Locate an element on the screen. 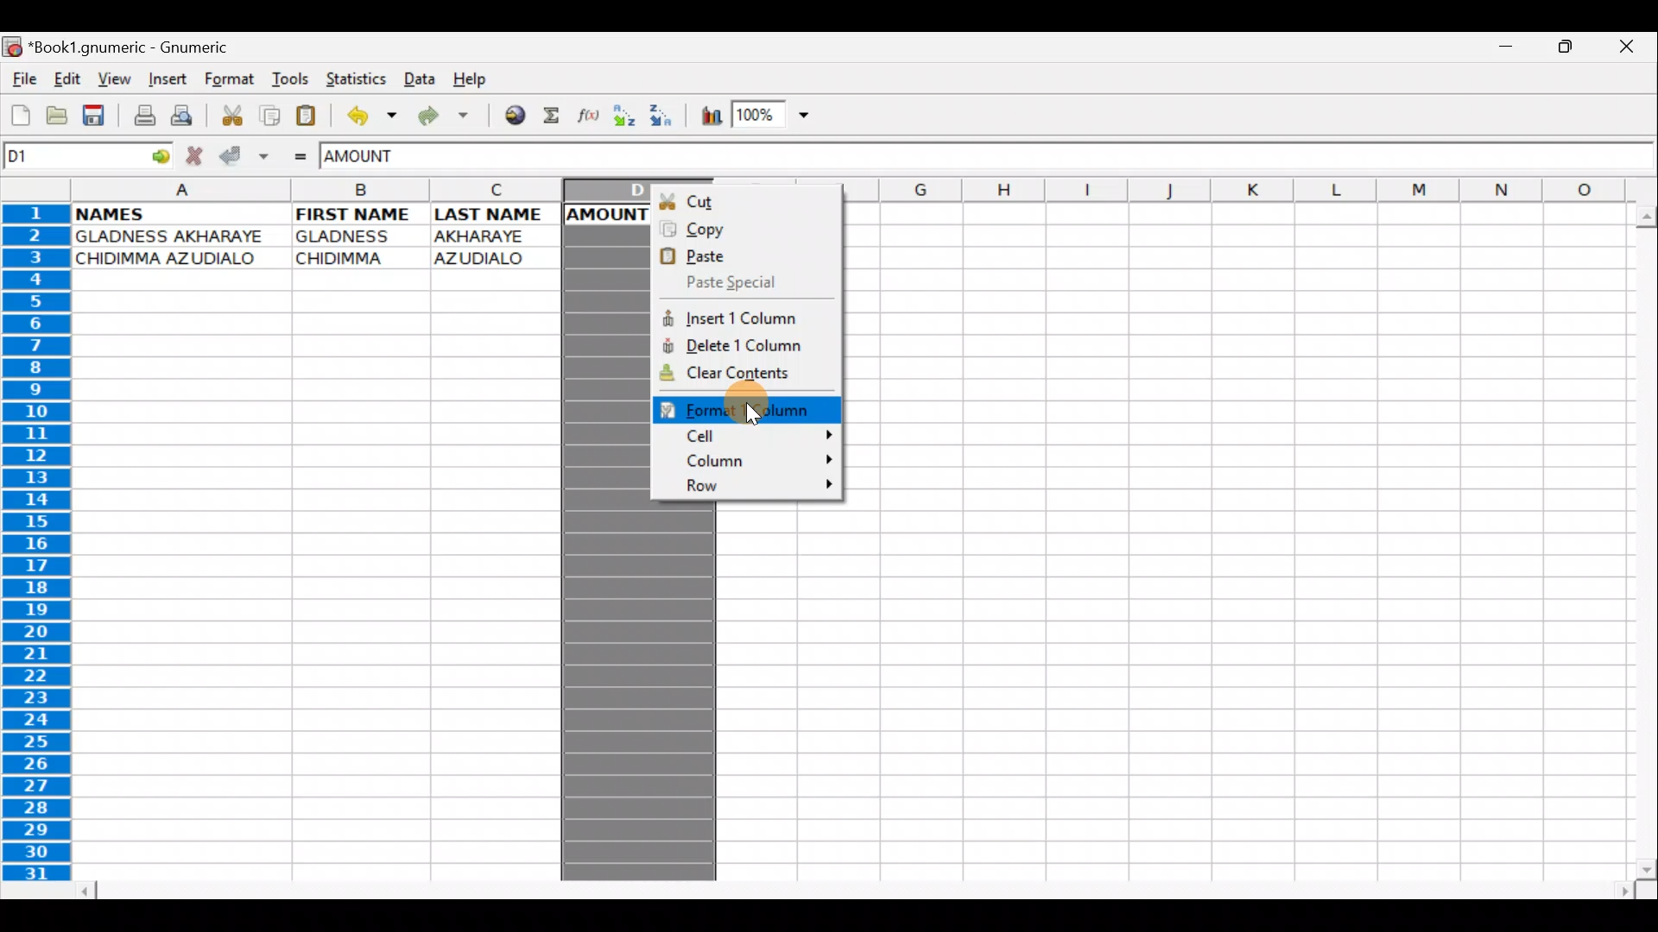 The image size is (1658, 932). LAST NAME is located at coordinates (497, 216).